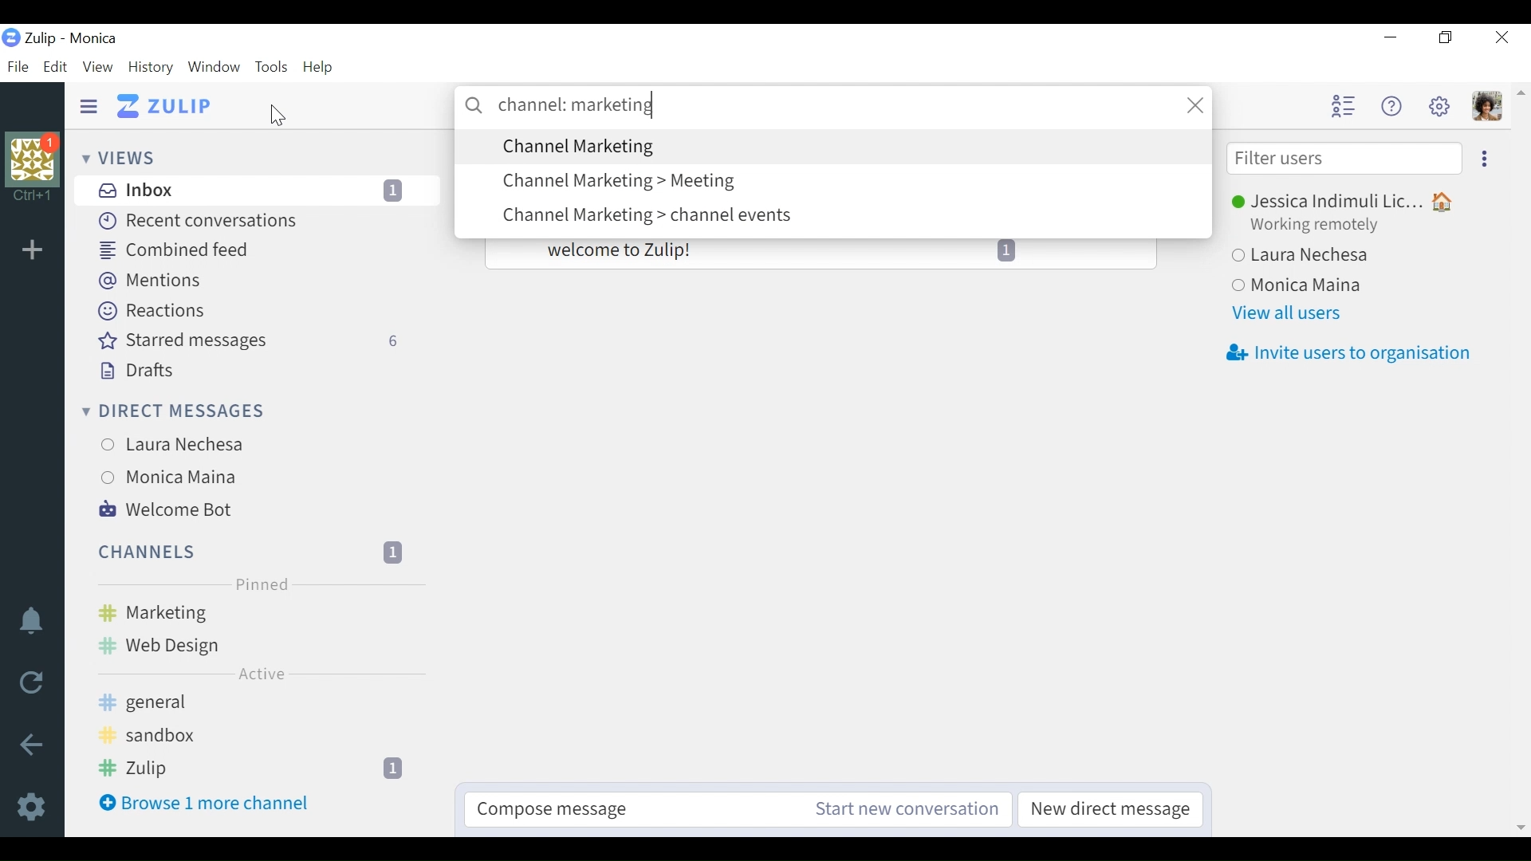 The height and width of the screenshot is (861, 1531). I want to click on Users, so click(1345, 214).